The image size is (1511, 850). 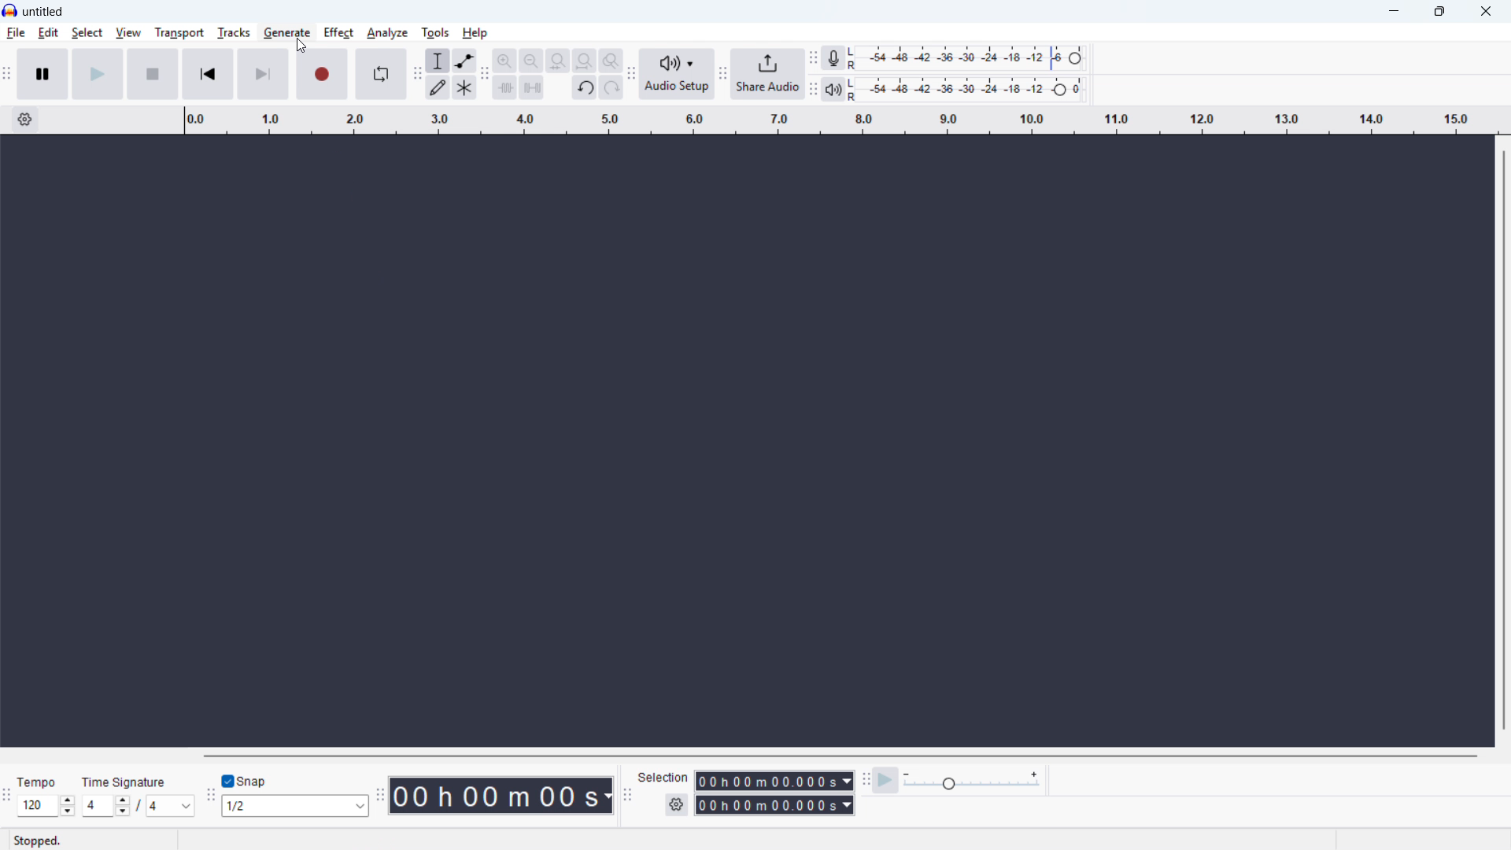 What do you see at coordinates (586, 60) in the screenshot?
I see `Fit project to width ` at bounding box center [586, 60].